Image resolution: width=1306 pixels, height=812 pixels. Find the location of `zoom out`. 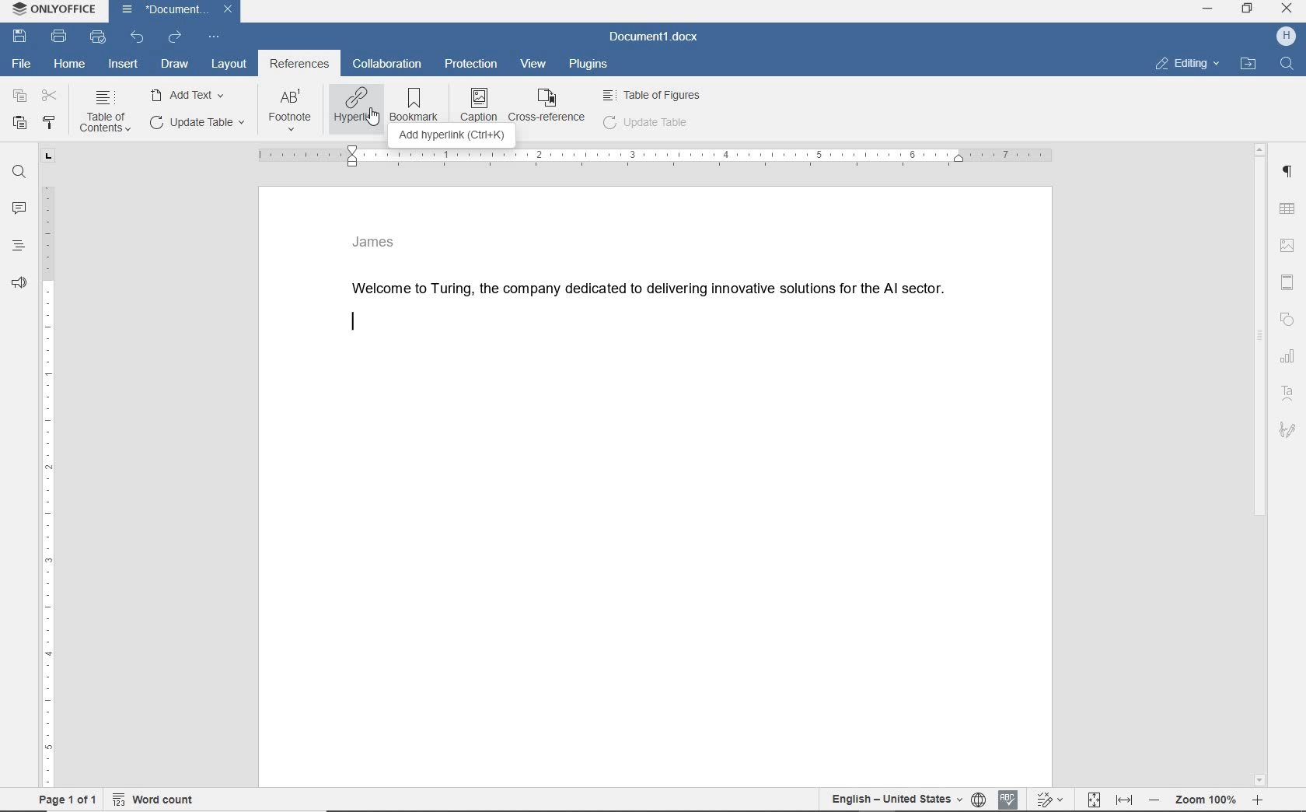

zoom out is located at coordinates (1158, 802).